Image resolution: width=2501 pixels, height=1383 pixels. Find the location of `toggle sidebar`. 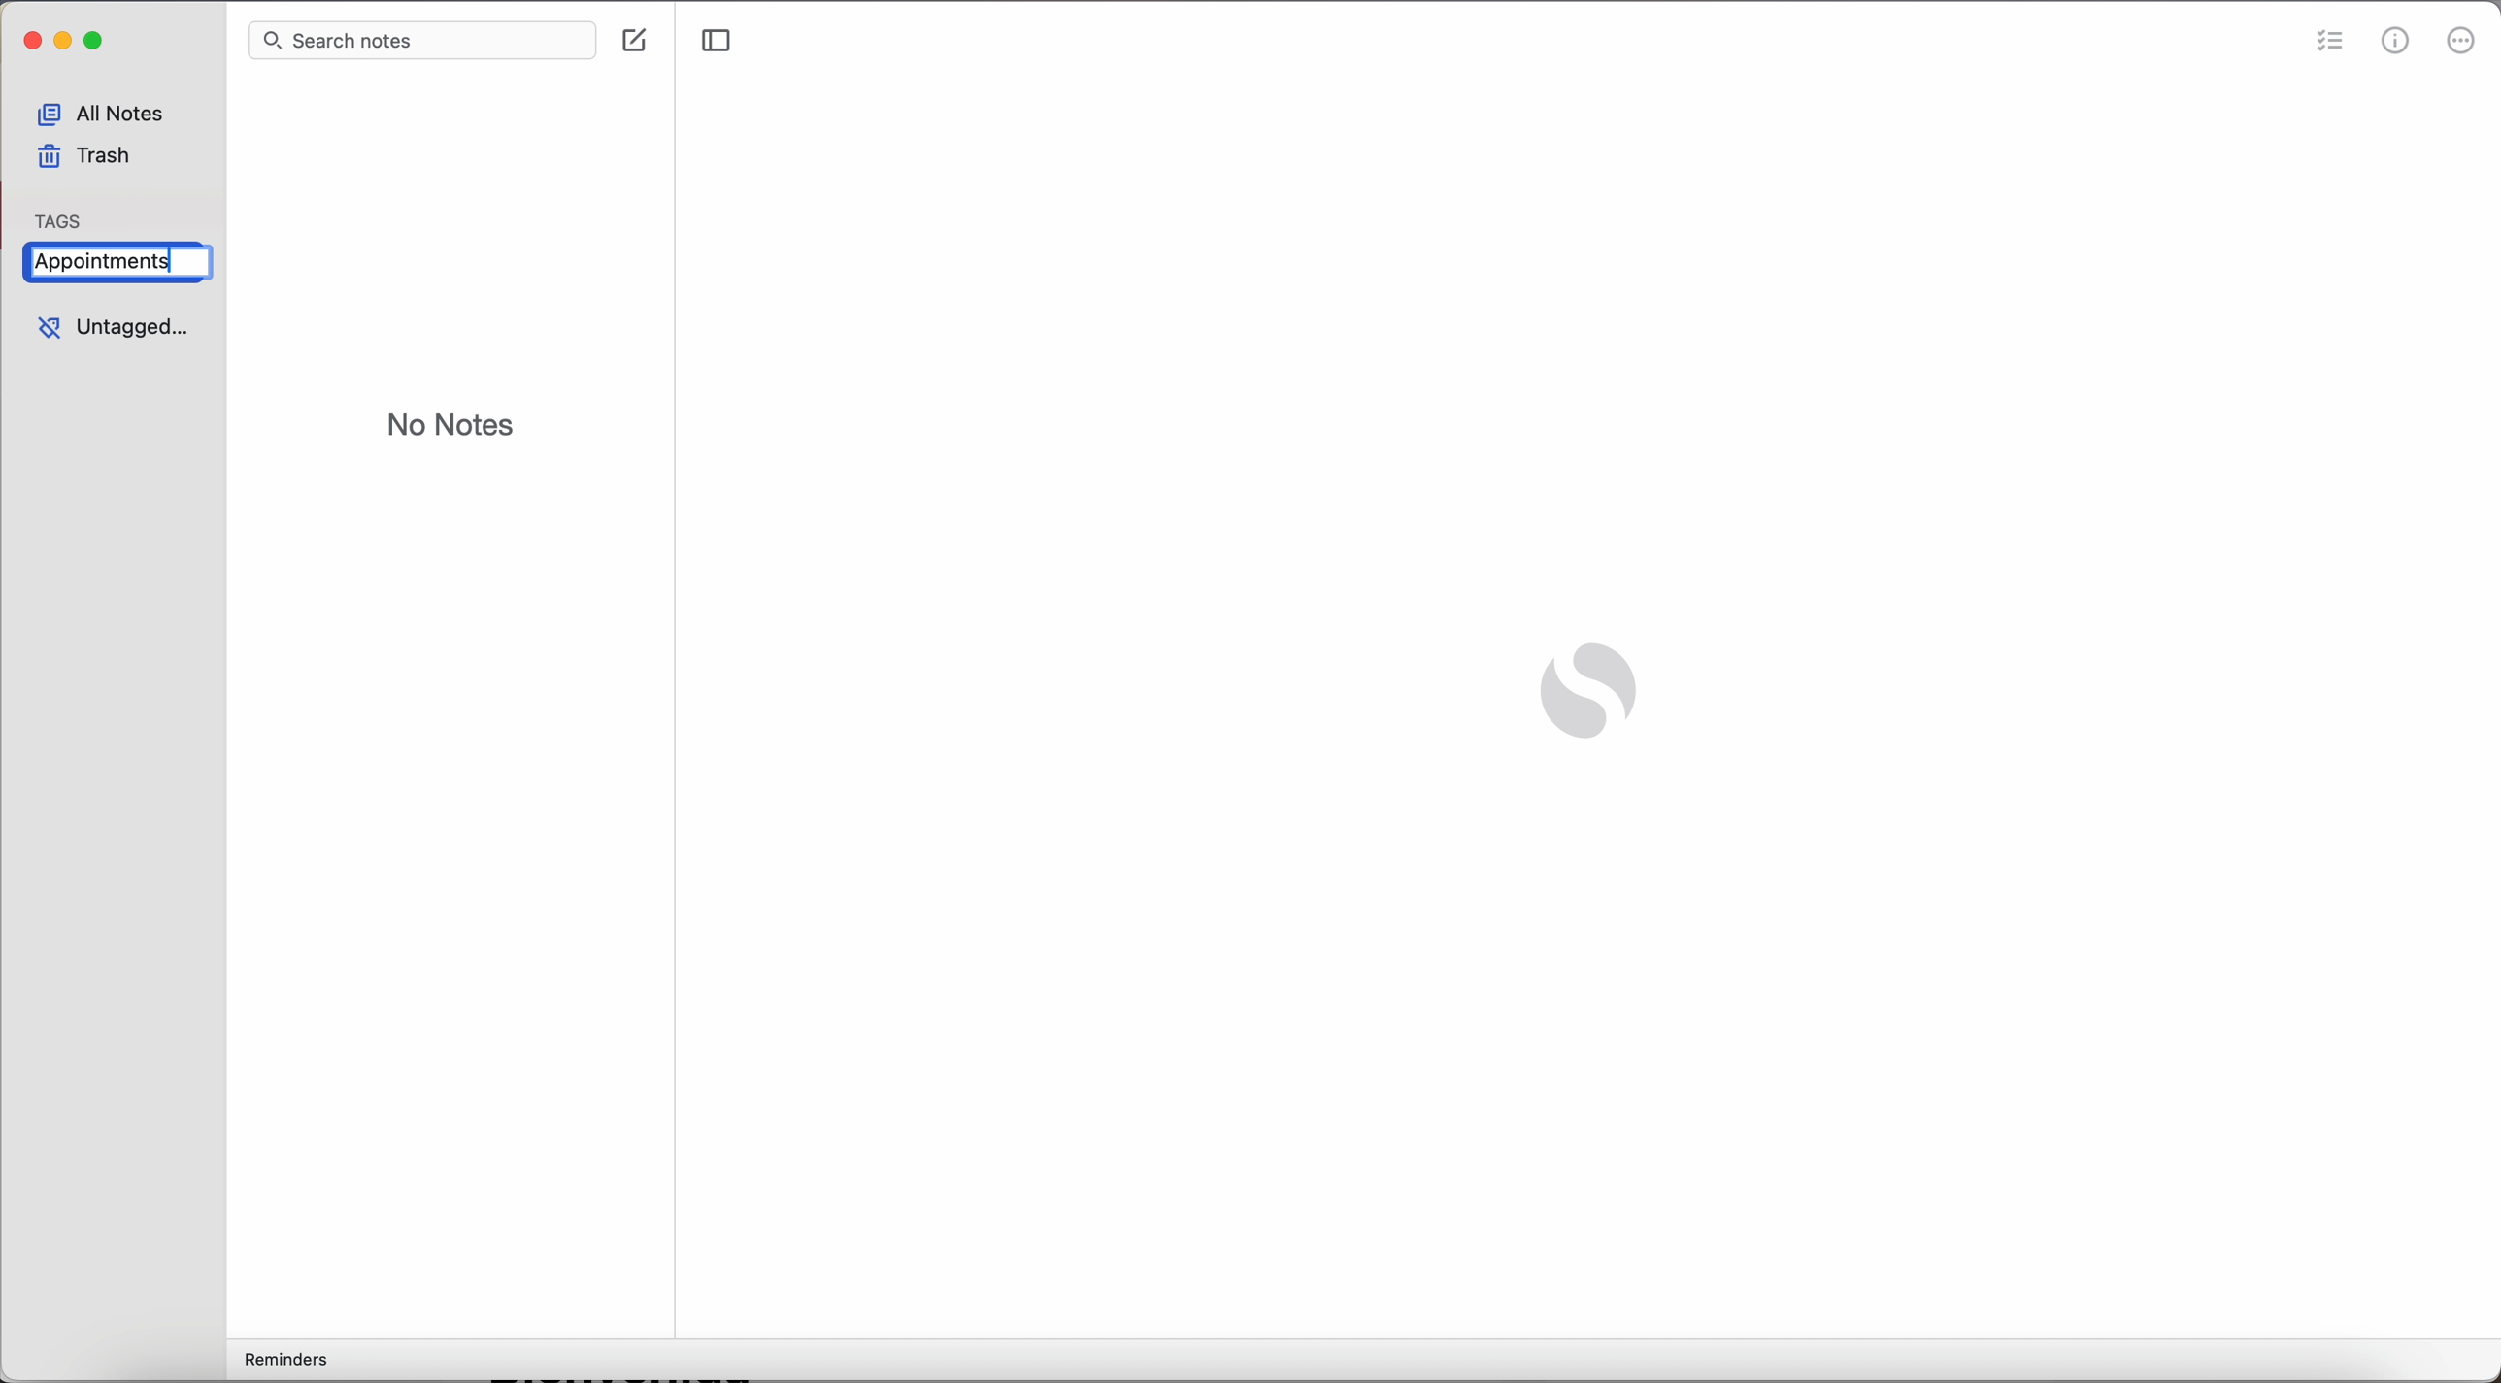

toggle sidebar is located at coordinates (717, 44).